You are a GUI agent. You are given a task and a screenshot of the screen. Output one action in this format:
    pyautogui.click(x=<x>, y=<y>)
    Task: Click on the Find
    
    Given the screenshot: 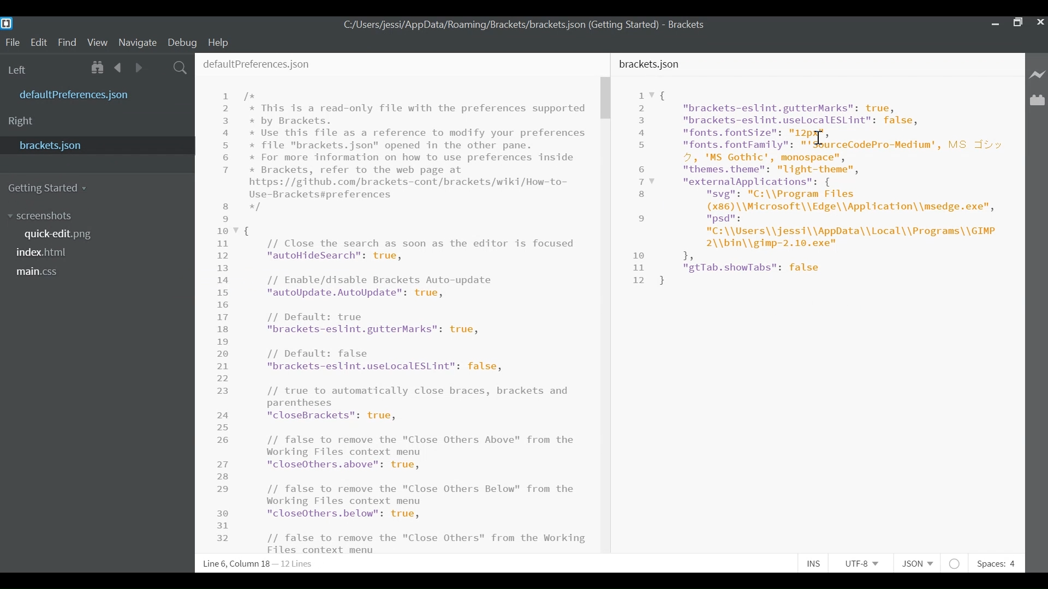 What is the action you would take?
    pyautogui.click(x=67, y=41)
    